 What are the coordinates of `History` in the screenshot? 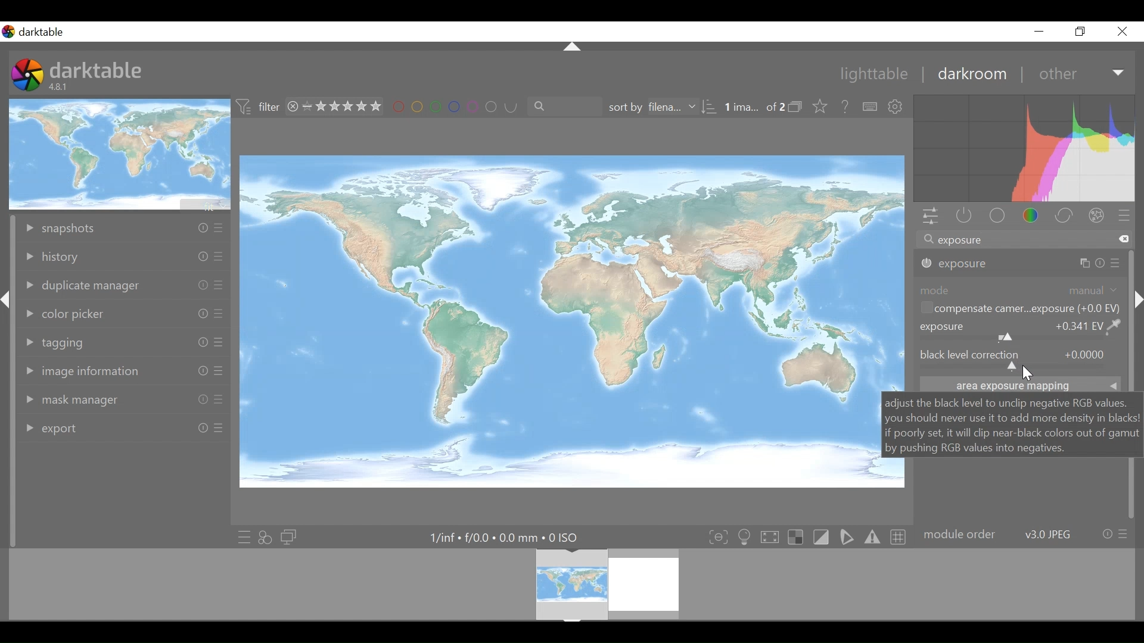 It's located at (123, 257).